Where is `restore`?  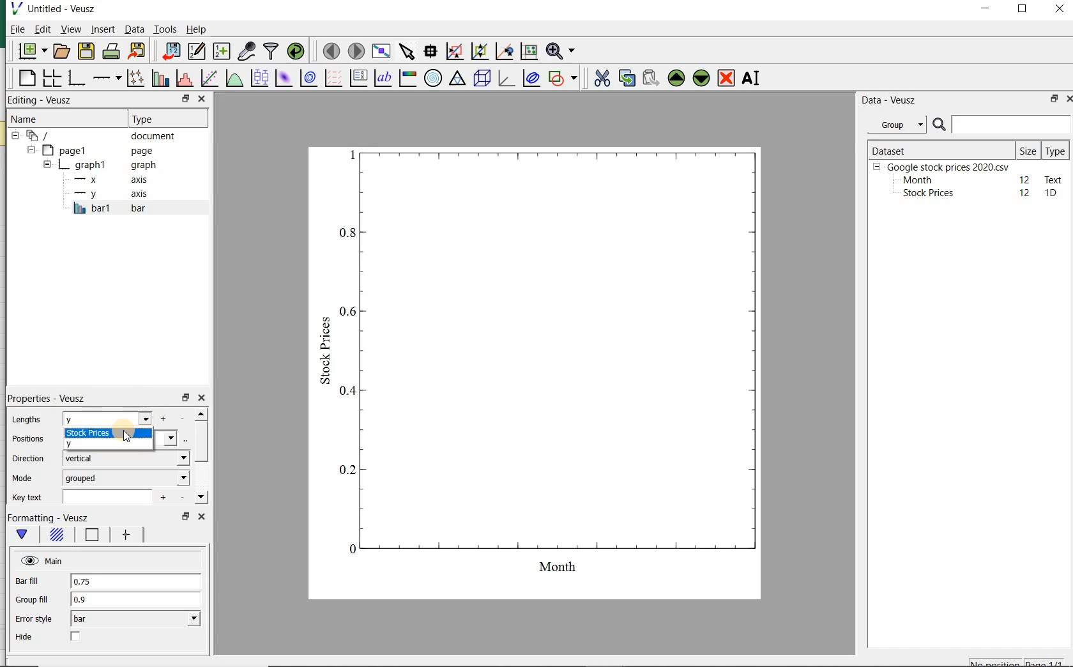 restore is located at coordinates (185, 398).